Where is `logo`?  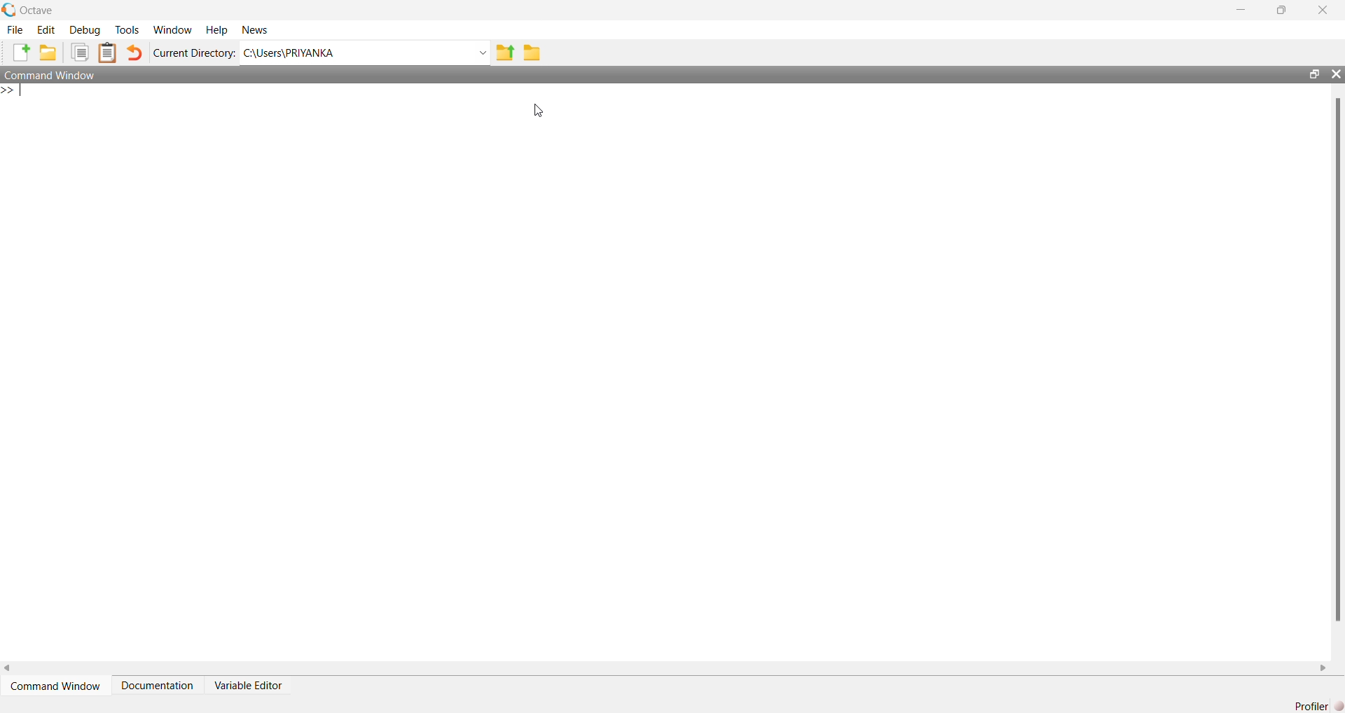 logo is located at coordinates (9, 10).